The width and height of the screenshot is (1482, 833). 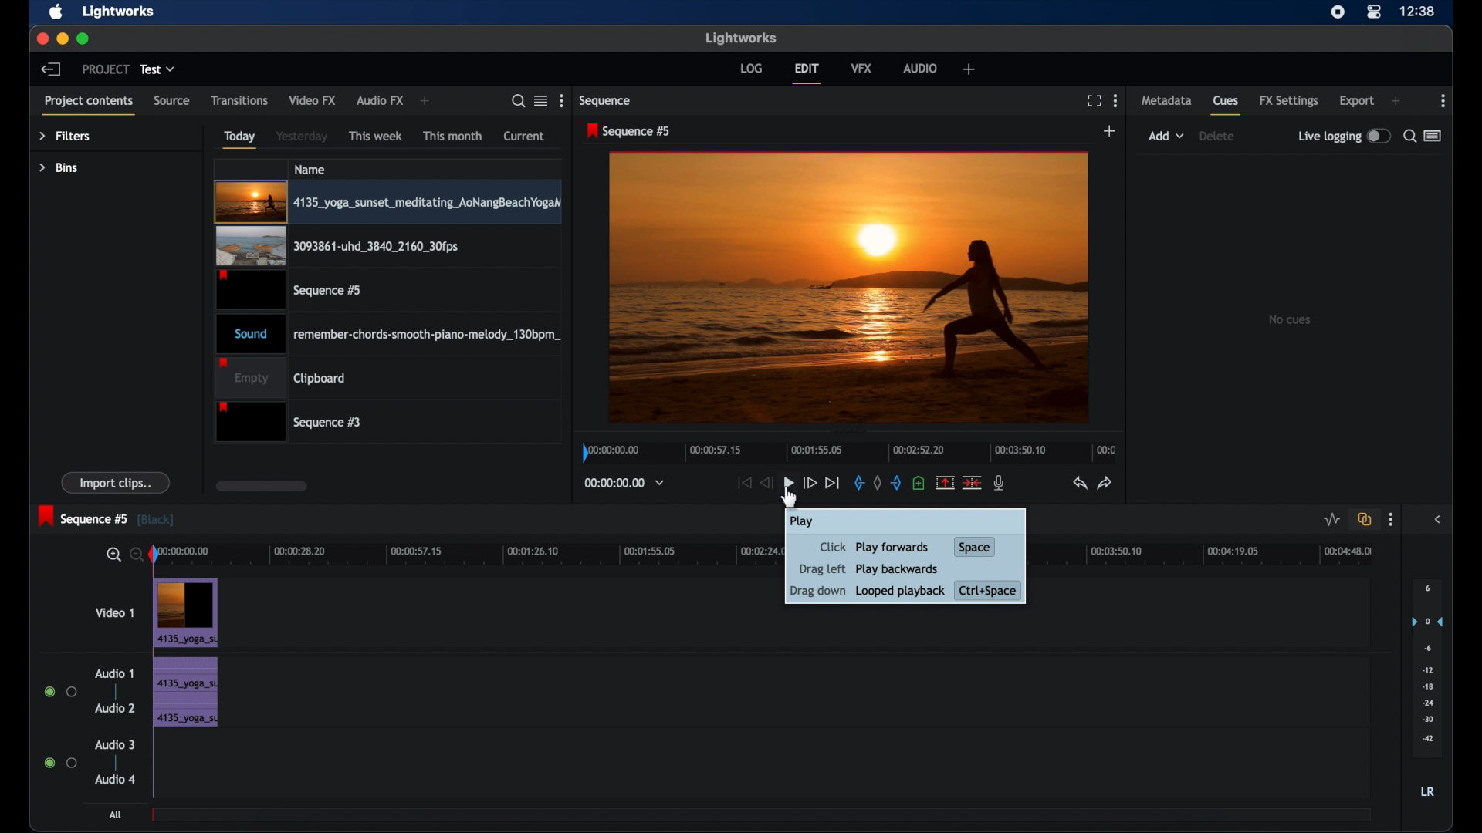 What do you see at coordinates (303, 136) in the screenshot?
I see `yesterday` at bounding box center [303, 136].